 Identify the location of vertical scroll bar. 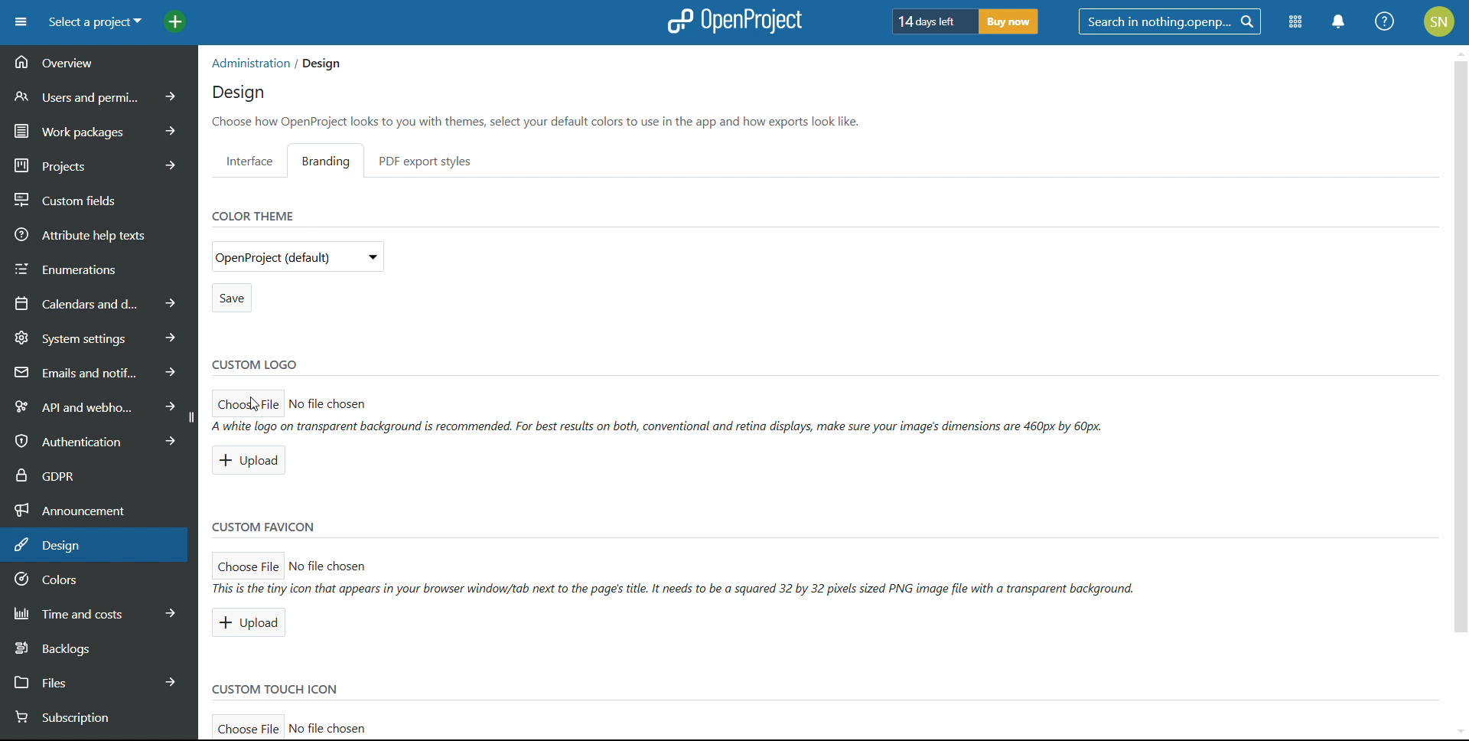
(1459, 361).